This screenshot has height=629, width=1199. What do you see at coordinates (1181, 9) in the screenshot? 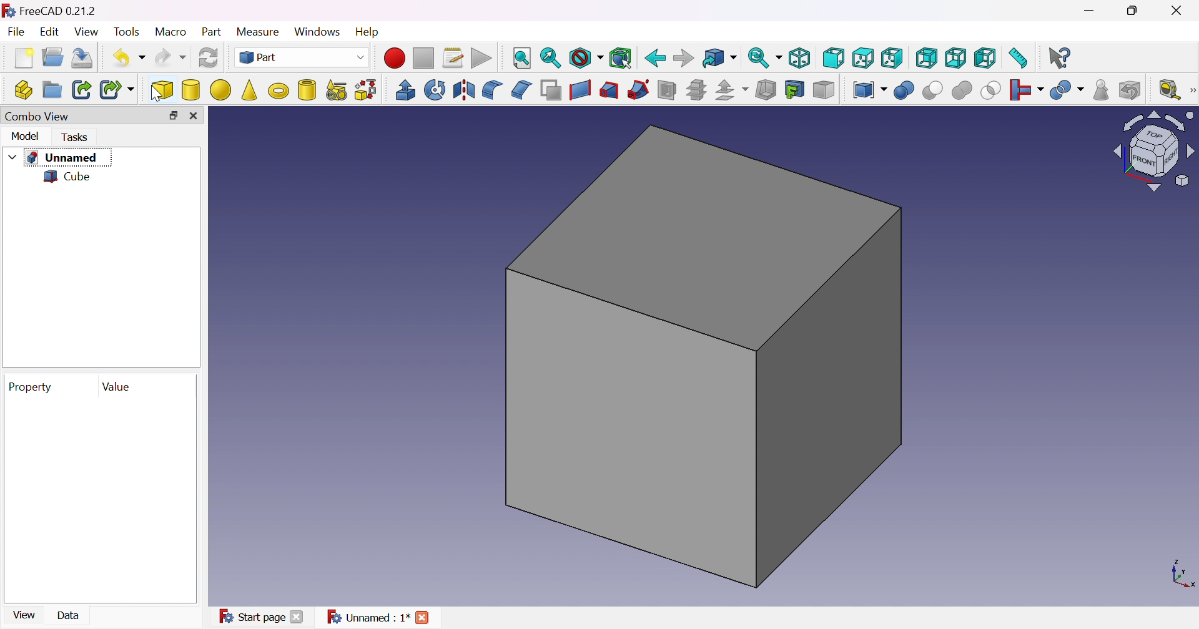
I see `Close` at bounding box center [1181, 9].